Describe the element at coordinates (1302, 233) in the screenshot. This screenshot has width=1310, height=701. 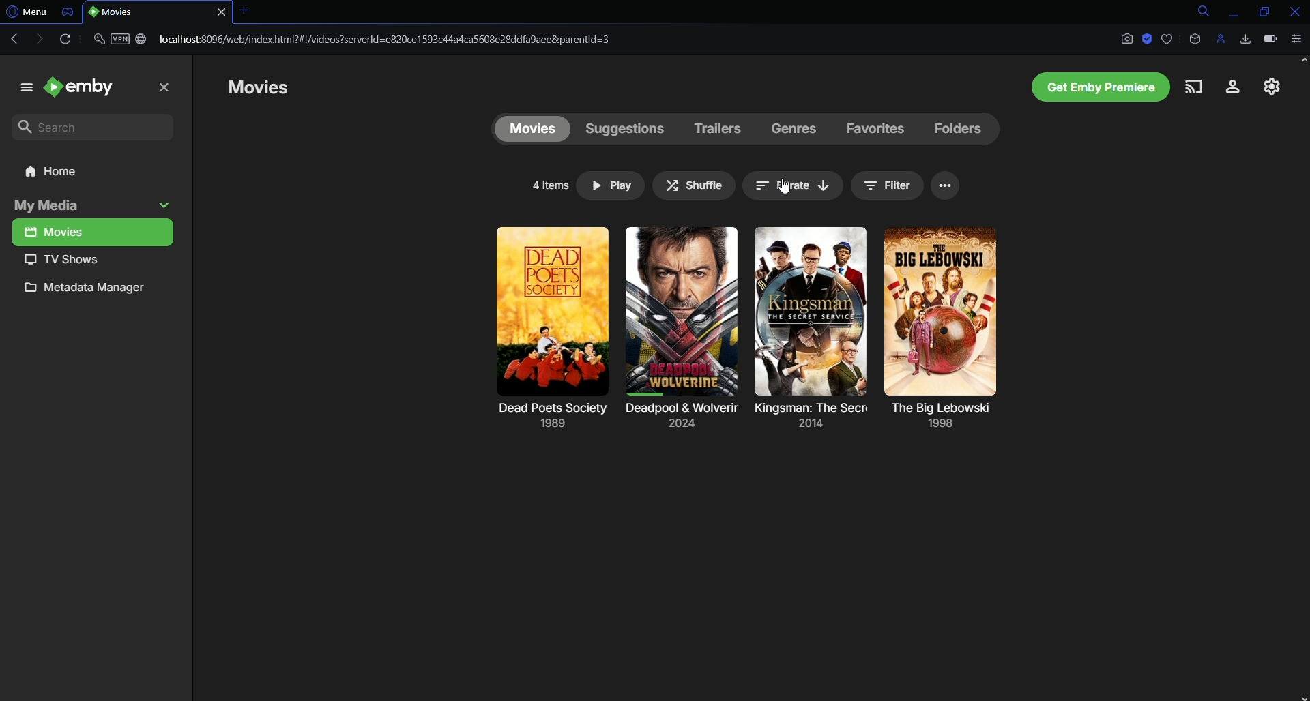
I see `Scroll` at that location.